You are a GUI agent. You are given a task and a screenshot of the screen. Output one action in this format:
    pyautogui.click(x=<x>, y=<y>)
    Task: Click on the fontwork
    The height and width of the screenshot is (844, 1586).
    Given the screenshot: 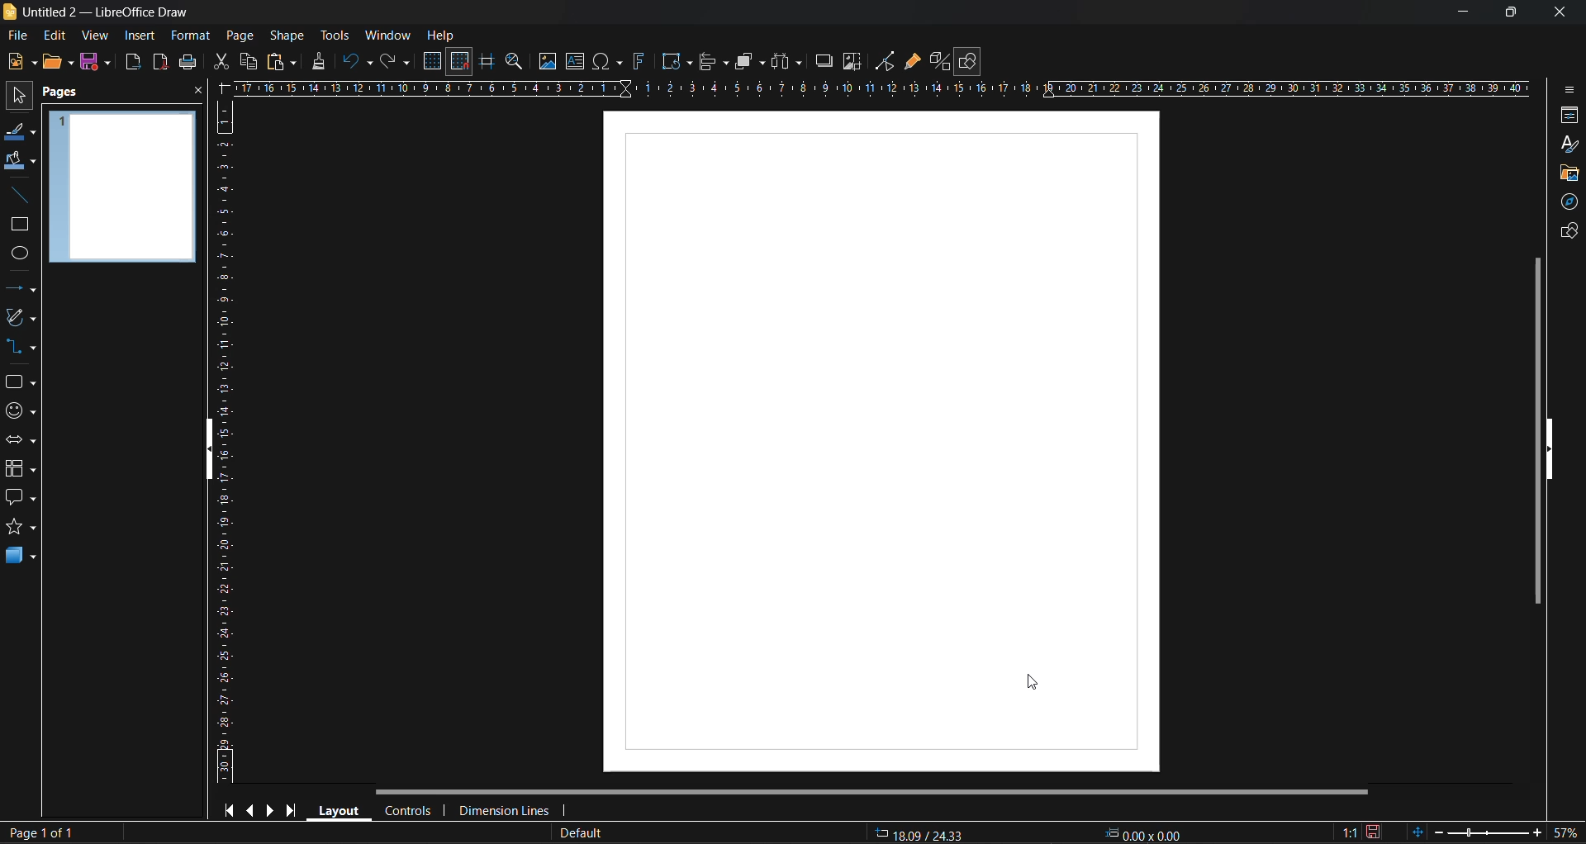 What is the action you would take?
    pyautogui.click(x=639, y=64)
    